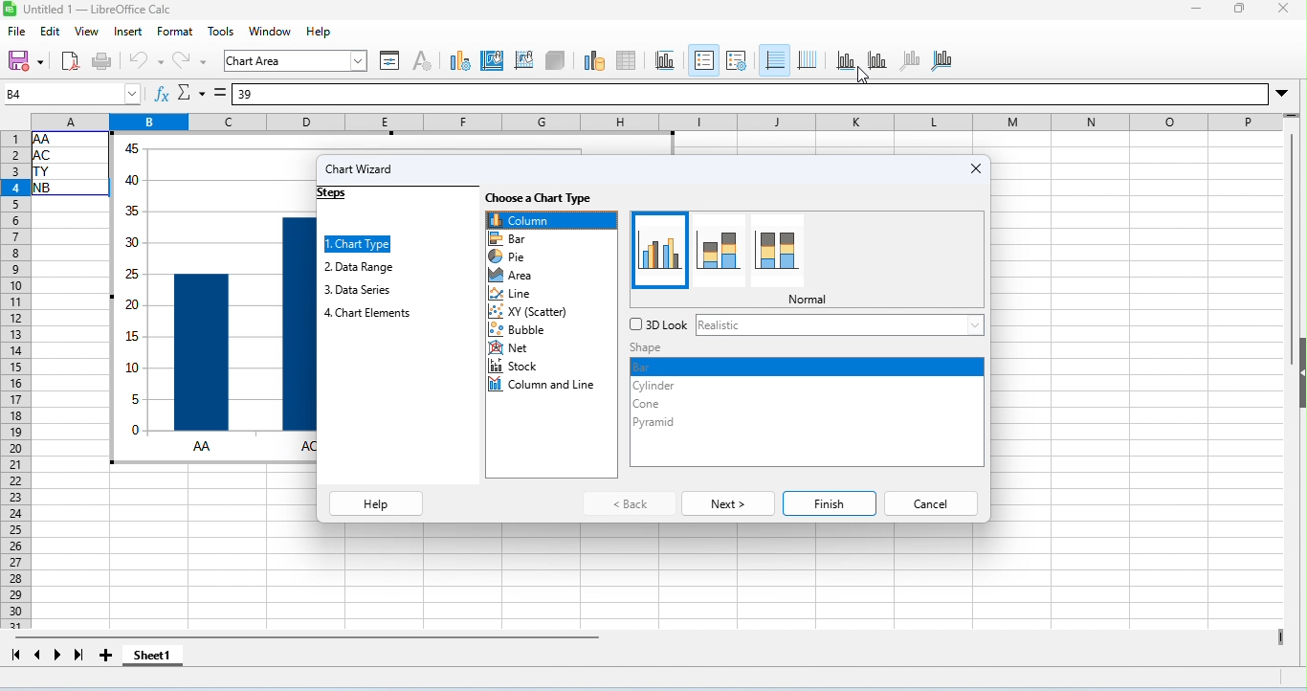 The image size is (1307, 691). I want to click on legend, so click(738, 61).